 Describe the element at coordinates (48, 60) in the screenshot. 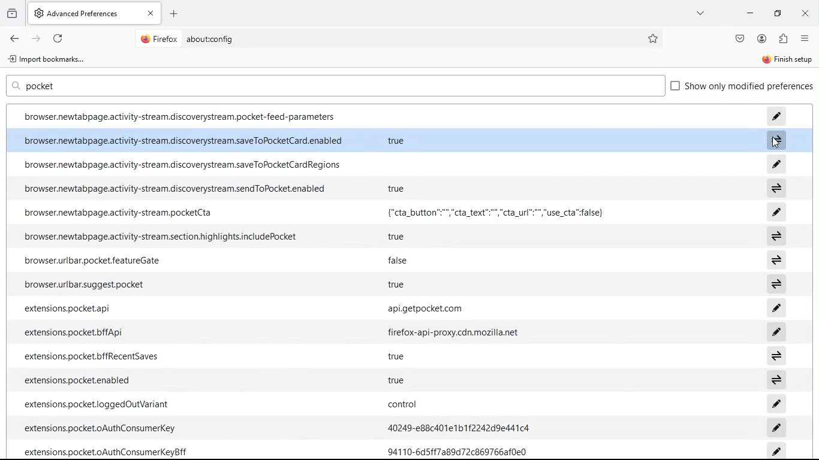

I see `import bookmarks` at that location.